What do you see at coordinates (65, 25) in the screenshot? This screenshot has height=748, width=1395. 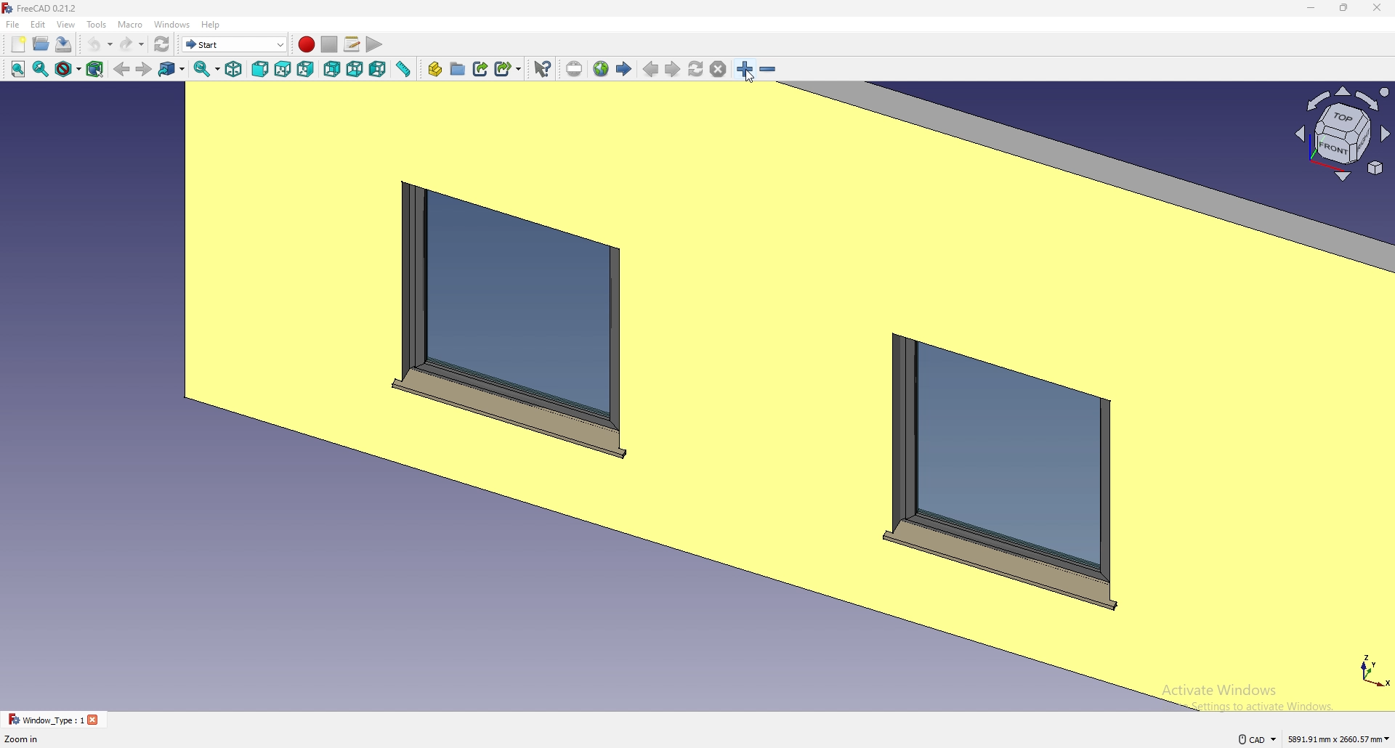 I see `view` at bounding box center [65, 25].